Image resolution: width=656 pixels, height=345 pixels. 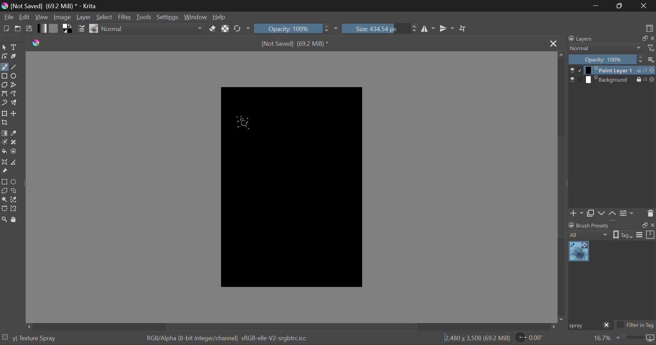 What do you see at coordinates (8, 16) in the screenshot?
I see `File` at bounding box center [8, 16].